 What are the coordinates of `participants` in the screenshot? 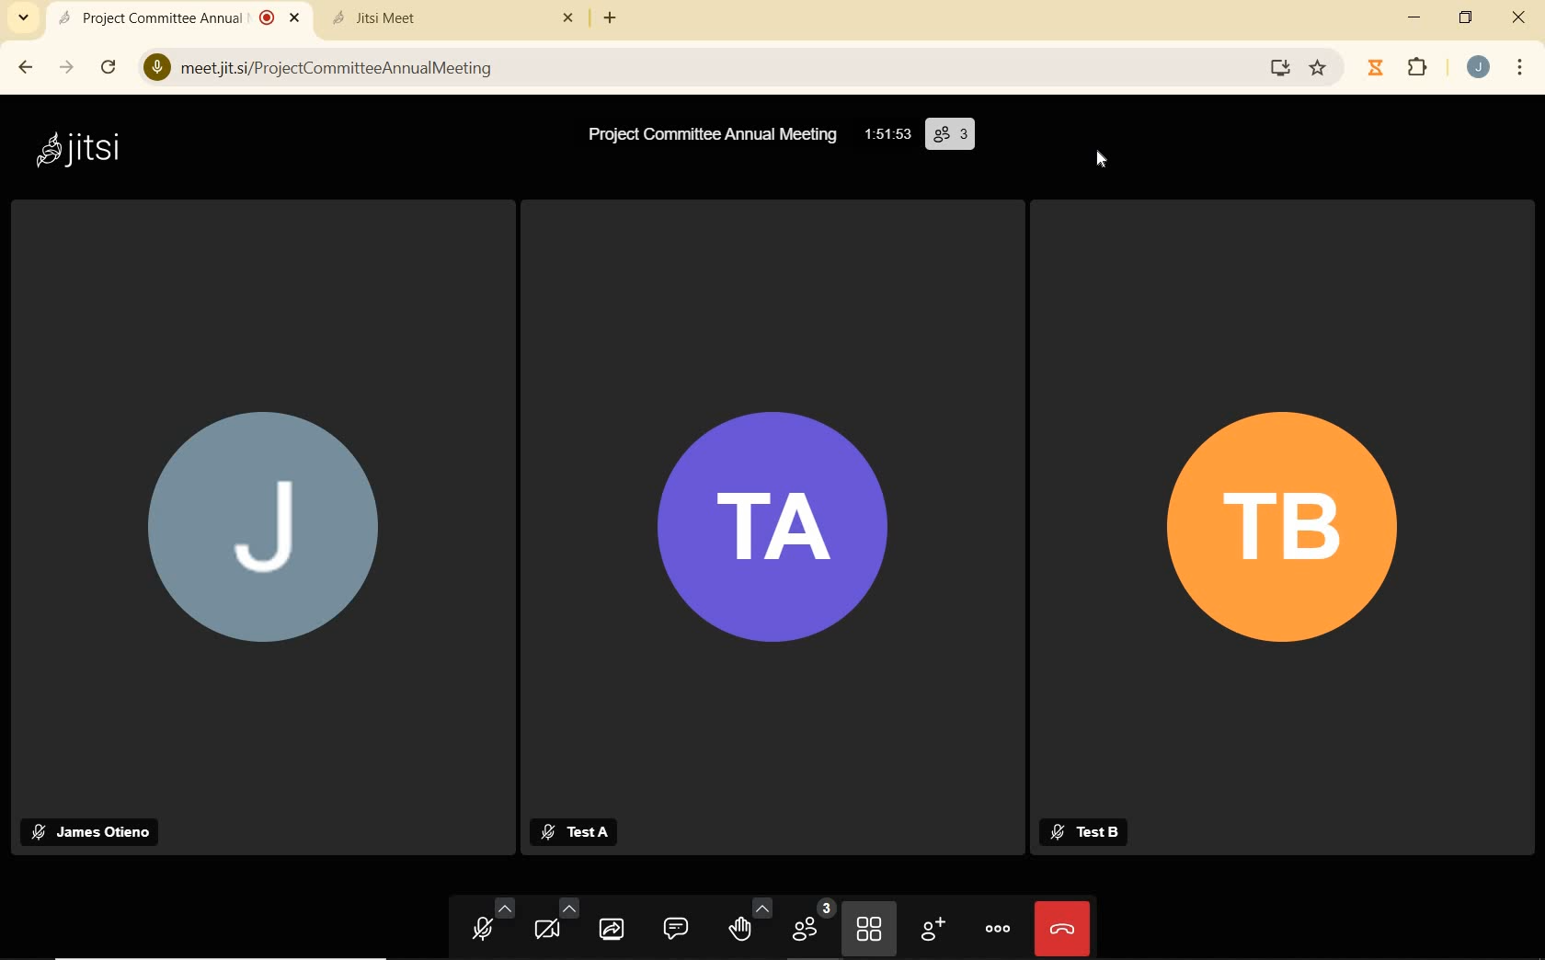 It's located at (812, 921).